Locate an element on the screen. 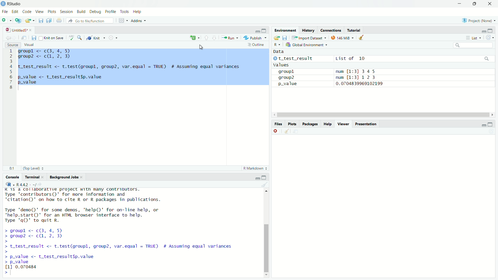 This screenshot has height=280, width=498. ~~ t_test_result List of 10 is located at coordinates (325, 58).